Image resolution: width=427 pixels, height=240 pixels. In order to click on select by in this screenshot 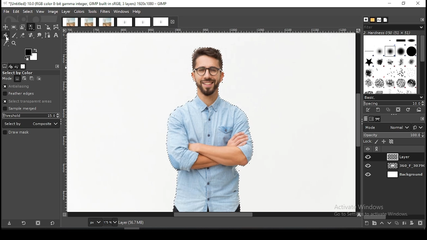, I will do `click(31, 124)`.